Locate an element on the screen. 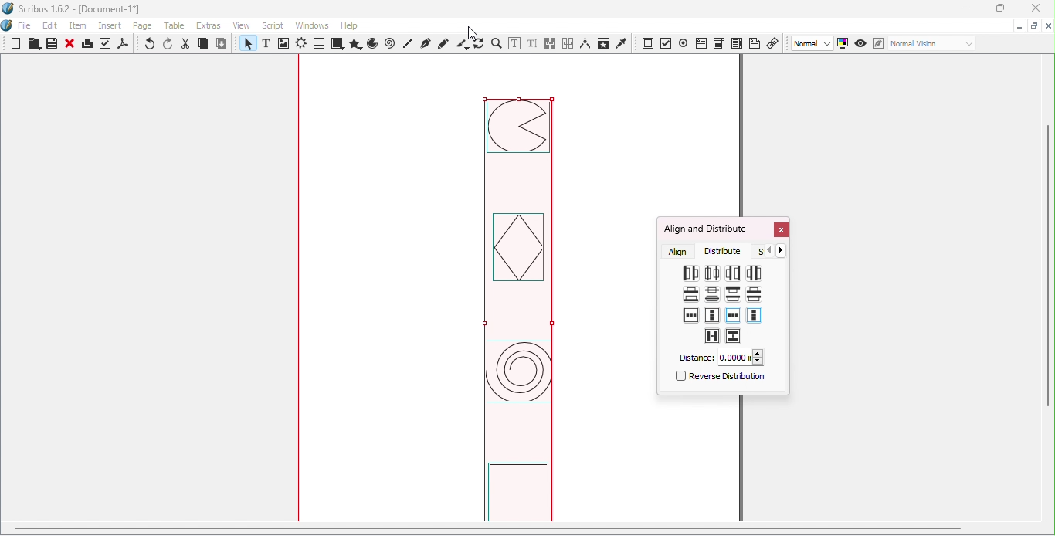  Image frame is located at coordinates (285, 45).